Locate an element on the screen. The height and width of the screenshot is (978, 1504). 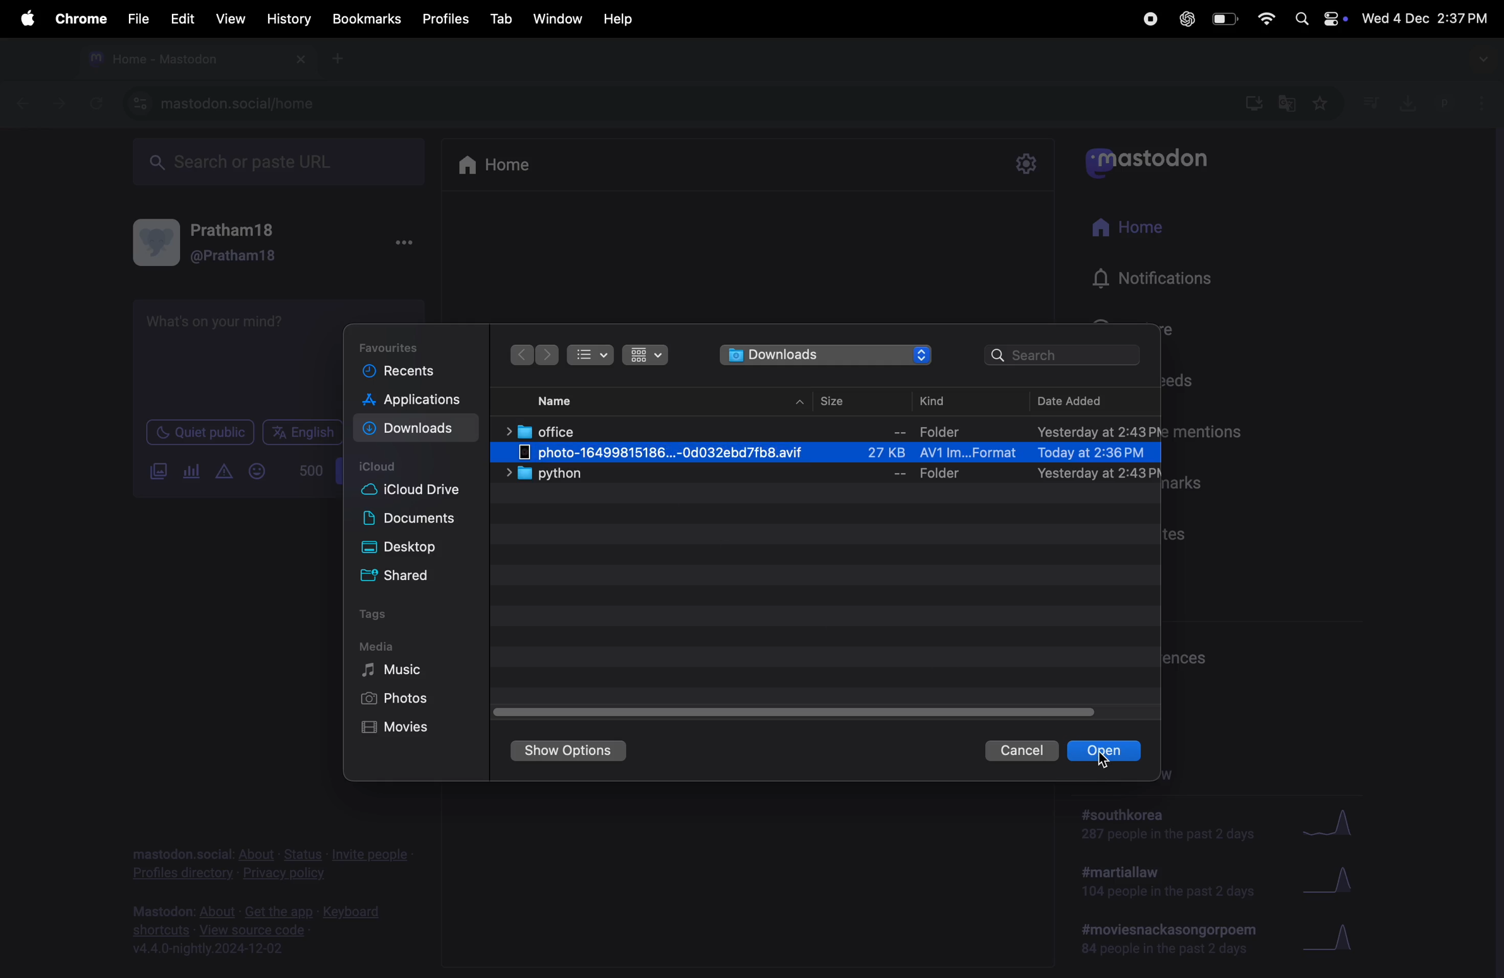
backward is located at coordinates (521, 354).